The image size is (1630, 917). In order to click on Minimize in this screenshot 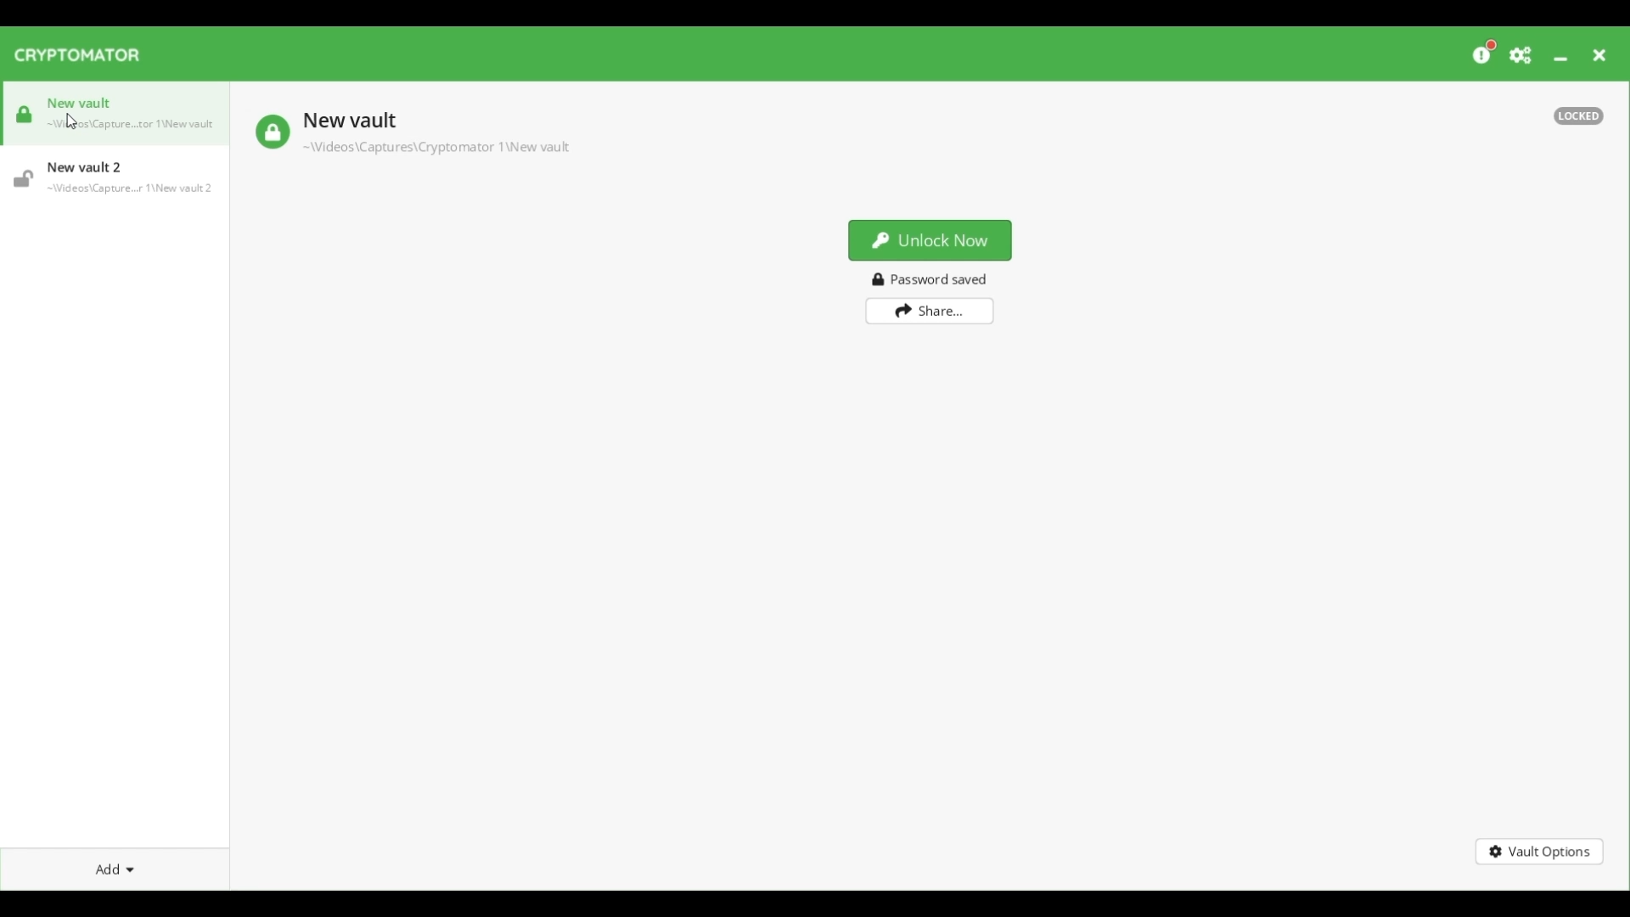, I will do `click(1560, 59)`.